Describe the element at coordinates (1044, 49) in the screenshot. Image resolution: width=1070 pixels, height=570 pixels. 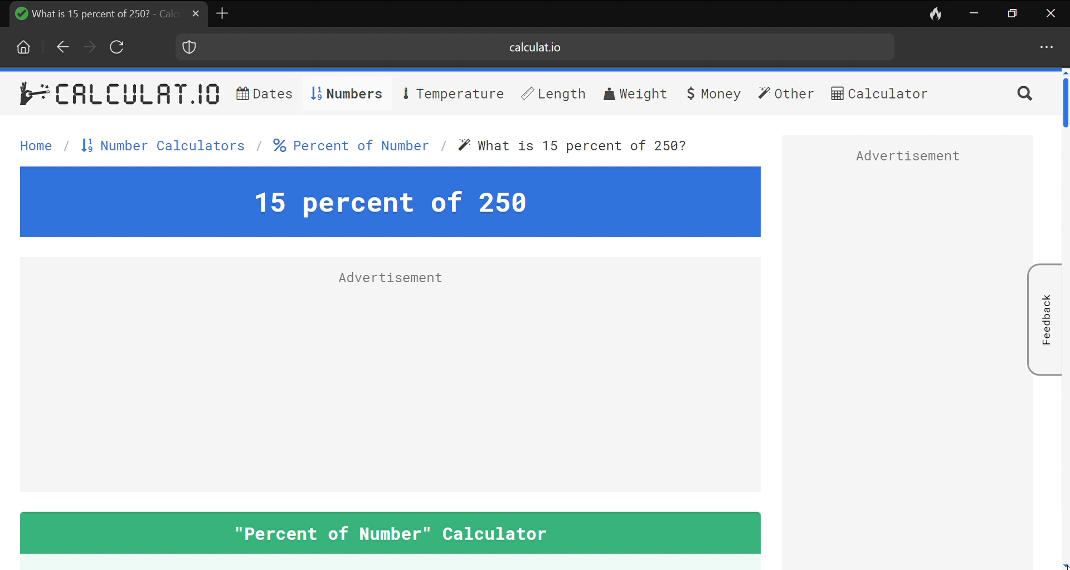
I see `options` at that location.